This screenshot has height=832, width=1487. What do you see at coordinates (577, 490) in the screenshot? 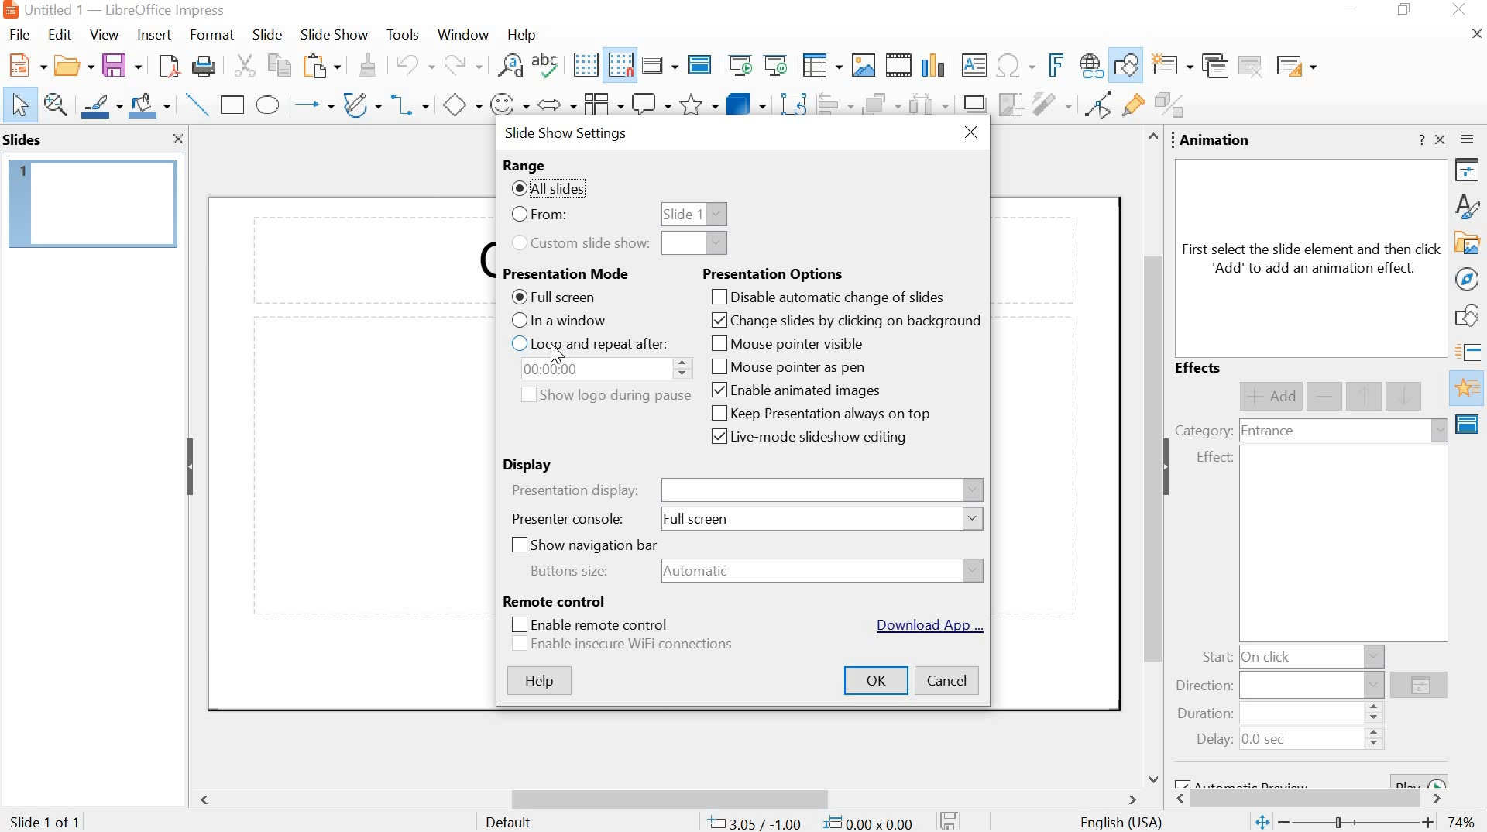
I see `presentation display` at bounding box center [577, 490].